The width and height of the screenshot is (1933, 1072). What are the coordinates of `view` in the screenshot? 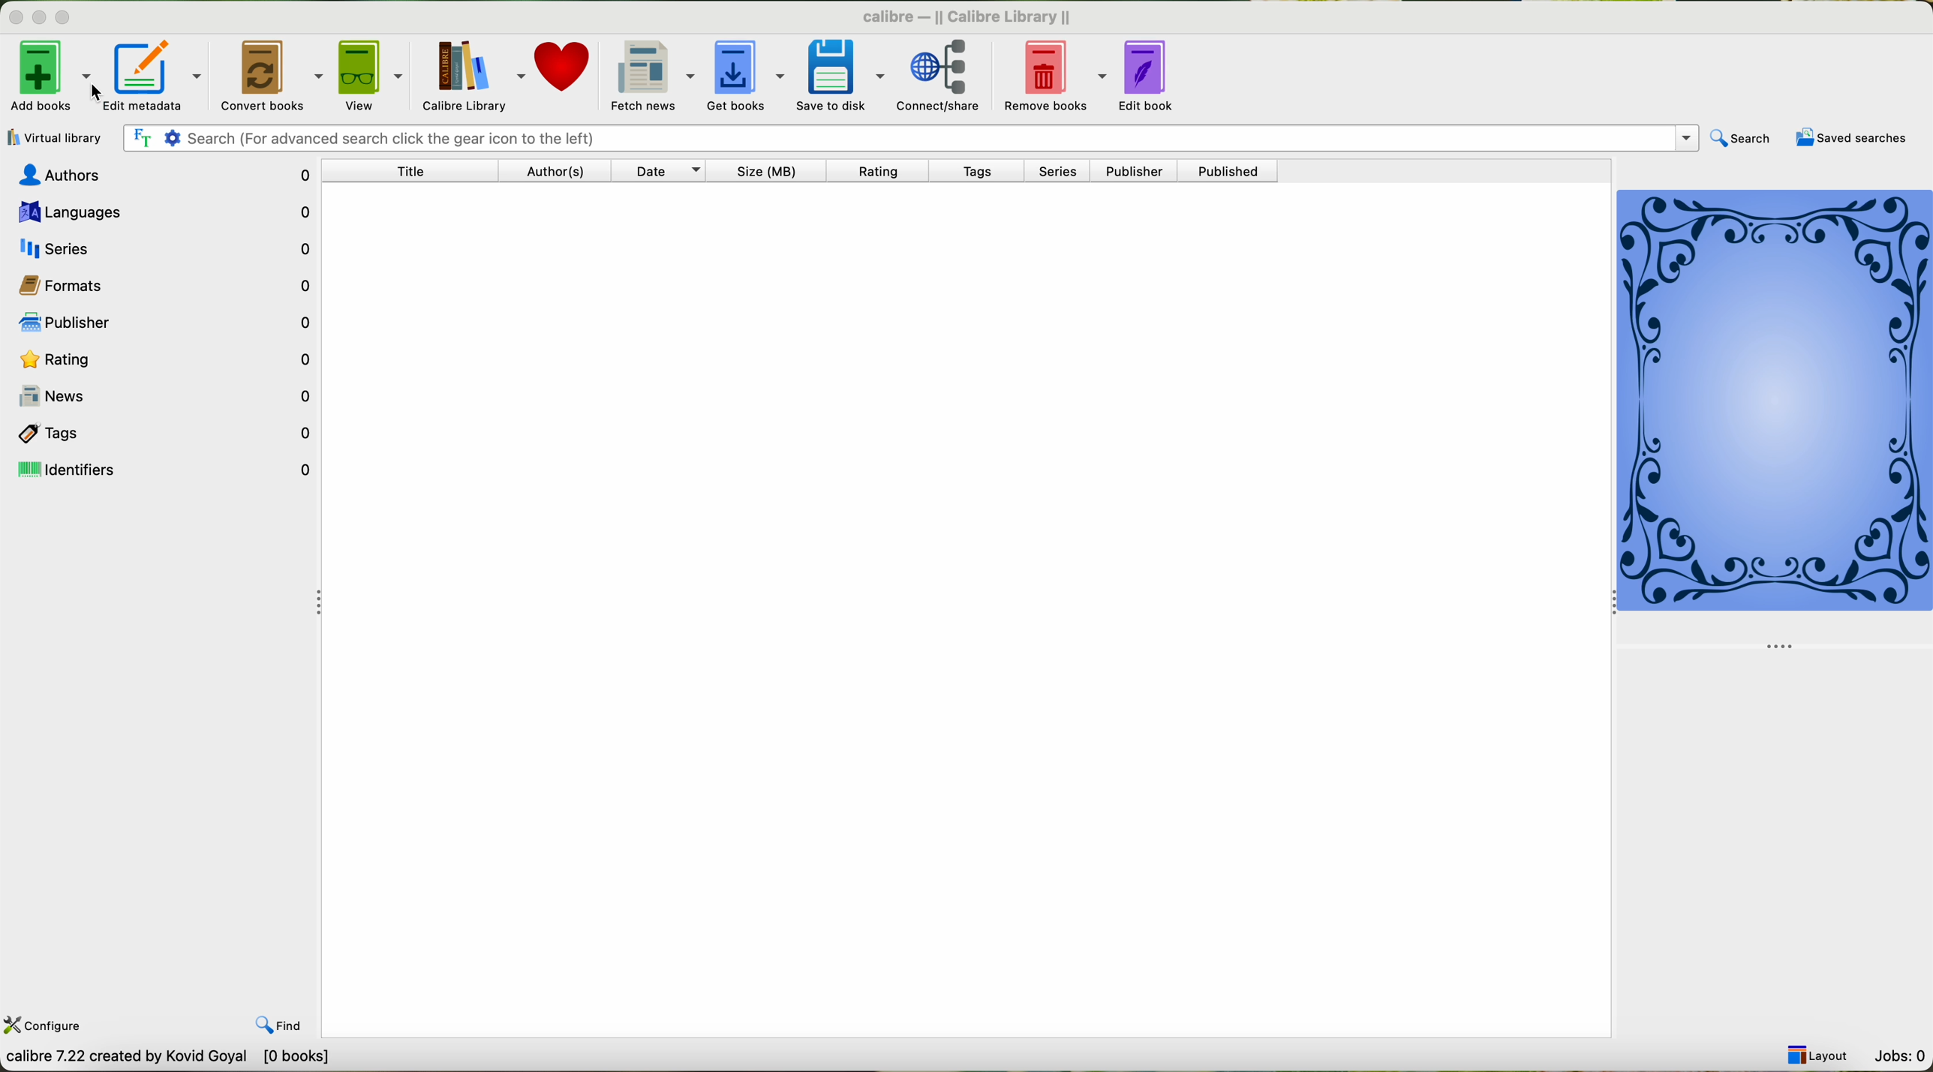 It's located at (371, 76).